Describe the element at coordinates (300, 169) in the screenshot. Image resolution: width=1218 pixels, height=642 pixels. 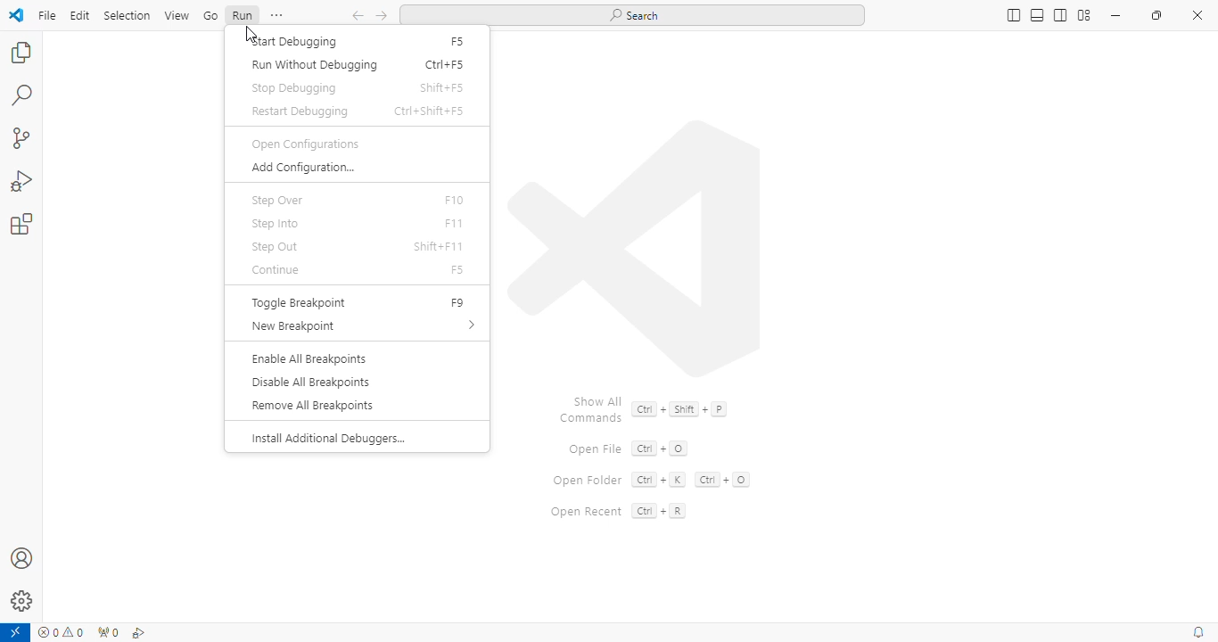
I see `add configuration` at that location.